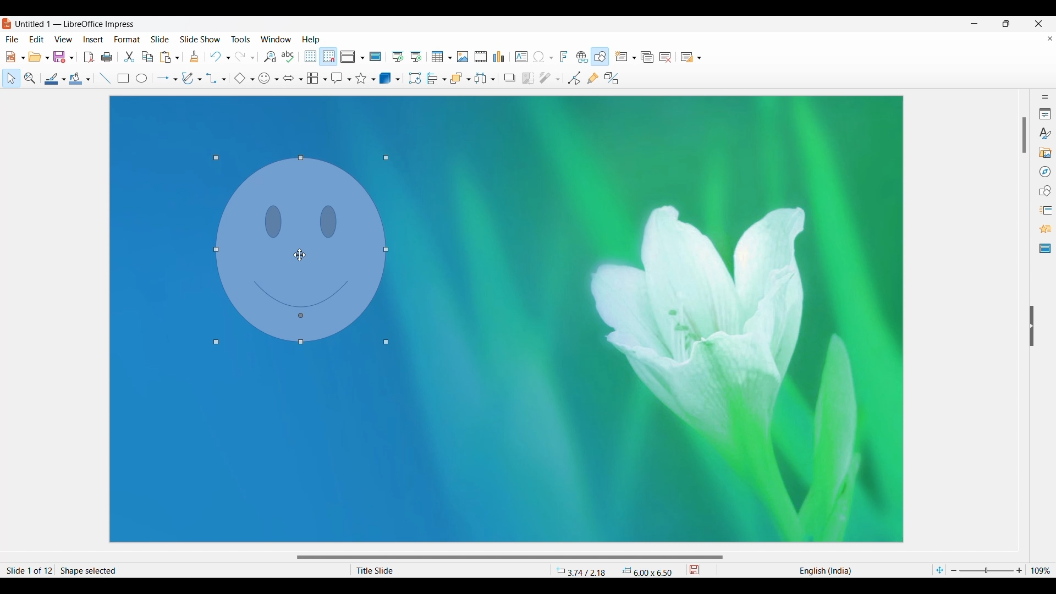 This screenshot has height=594, width=1056. Describe the element at coordinates (106, 79) in the screenshot. I see `Insert line` at that location.